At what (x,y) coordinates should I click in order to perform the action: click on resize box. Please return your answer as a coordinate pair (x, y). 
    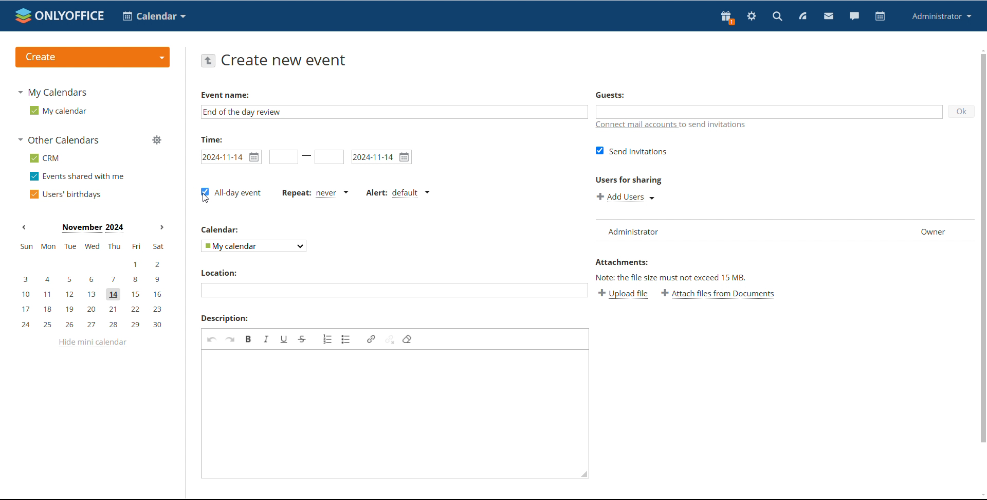
    Looking at the image, I should click on (582, 476).